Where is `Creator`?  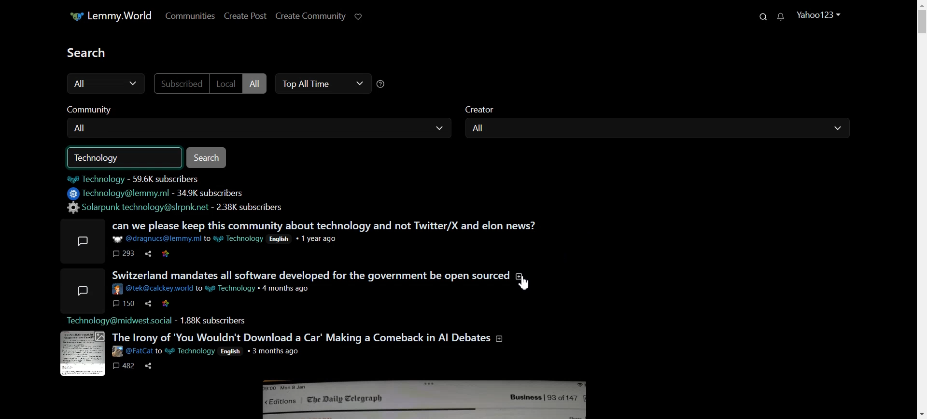 Creator is located at coordinates (488, 108).